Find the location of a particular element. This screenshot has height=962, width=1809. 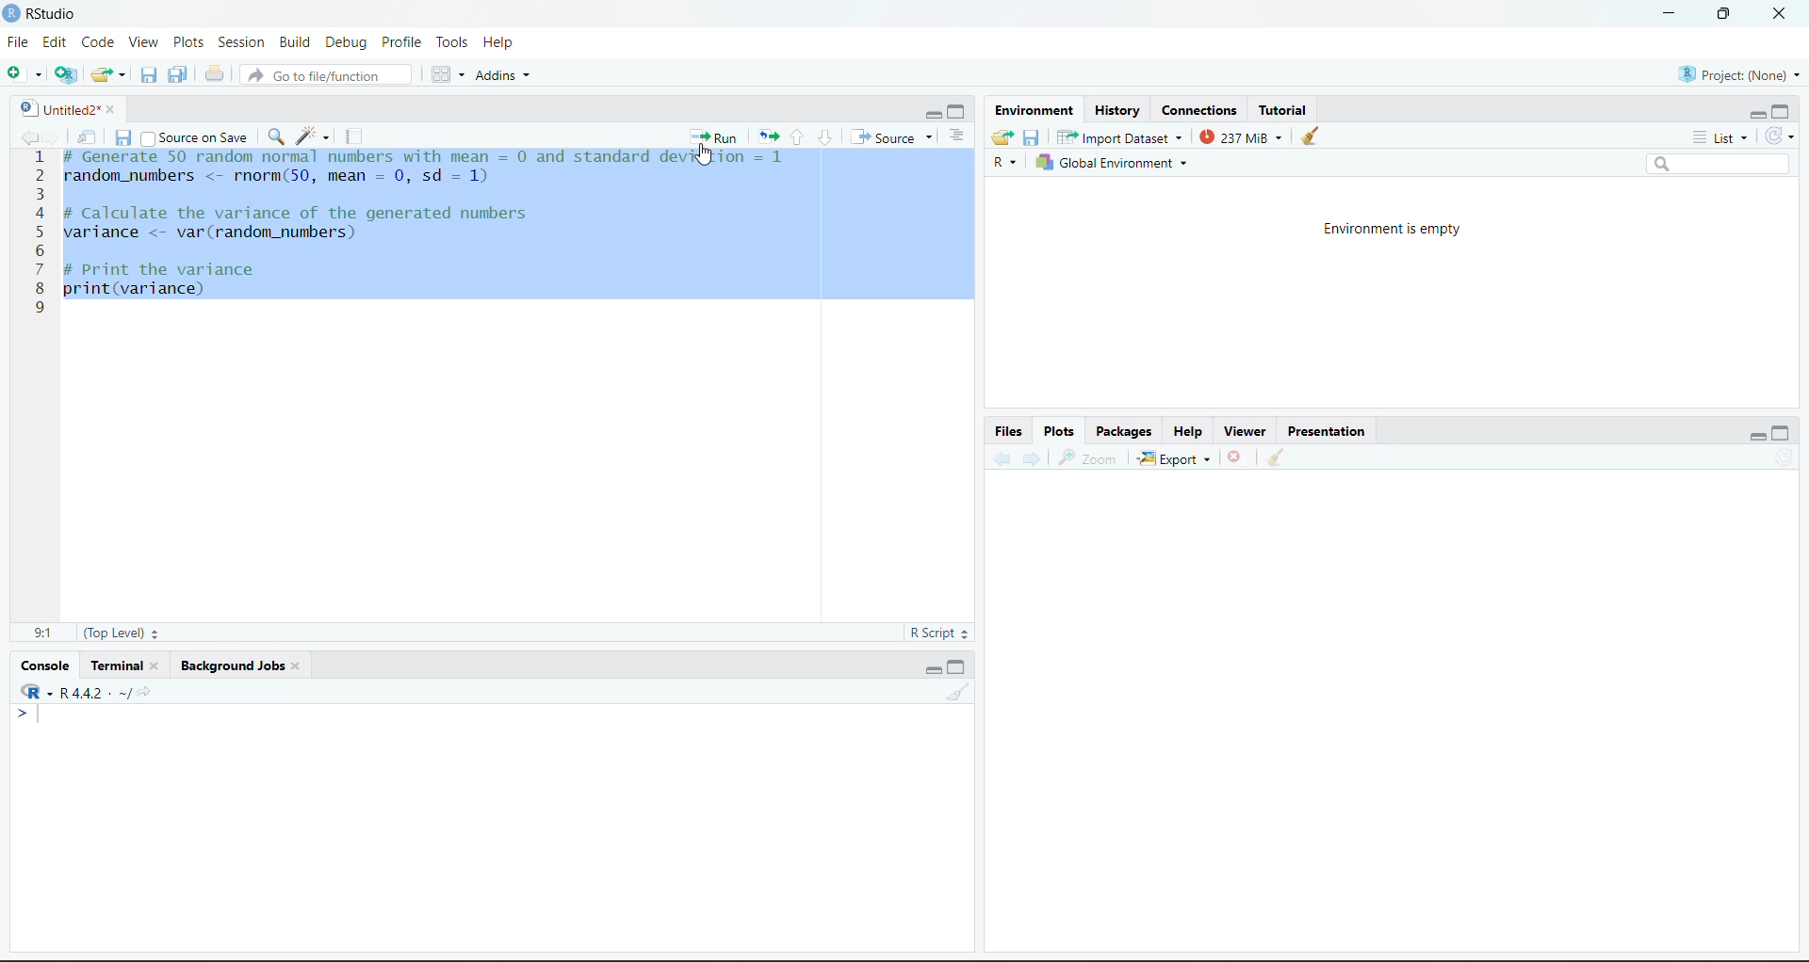

minimize is located at coordinates (1670, 14).